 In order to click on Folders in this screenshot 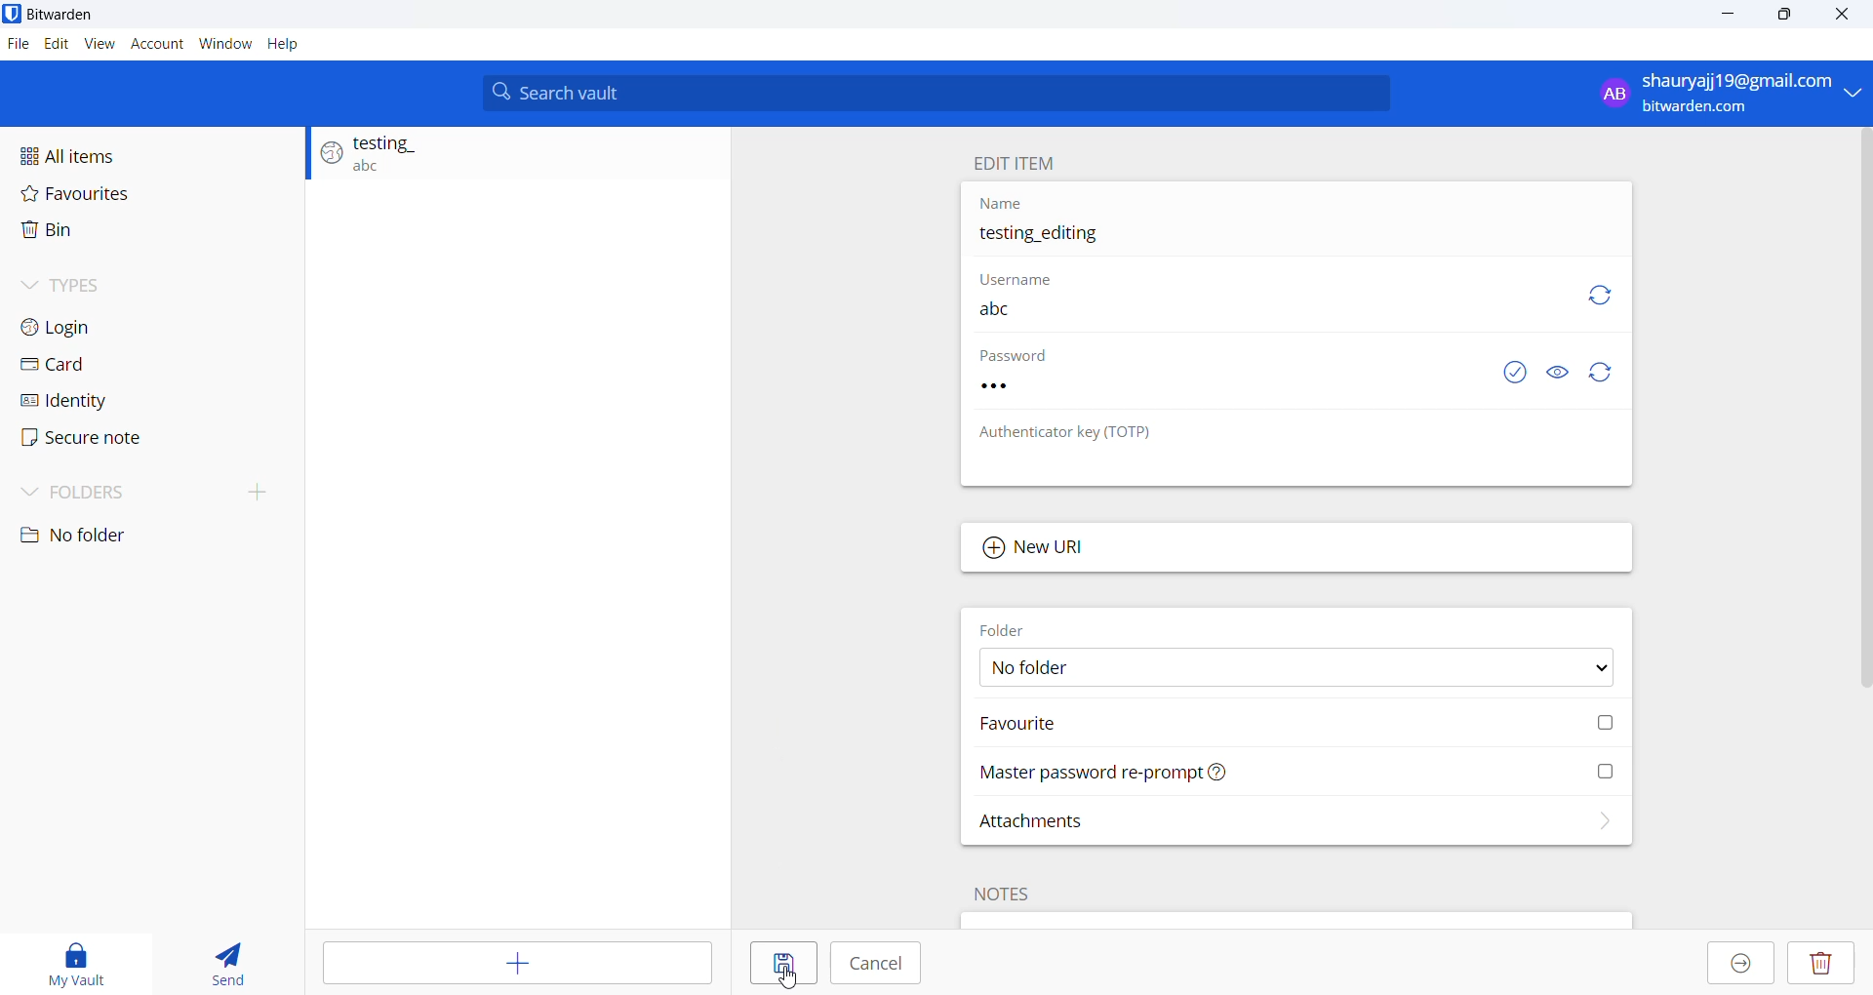, I will do `click(104, 494)`.